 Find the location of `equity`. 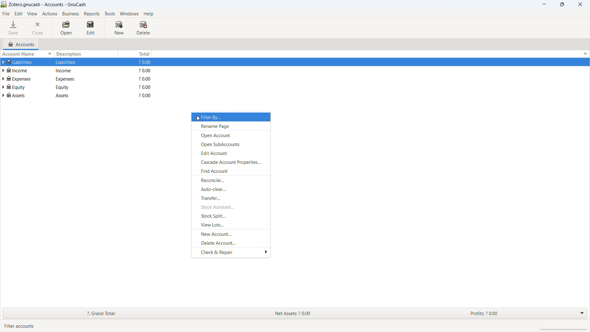

equity is located at coordinates (21, 86).